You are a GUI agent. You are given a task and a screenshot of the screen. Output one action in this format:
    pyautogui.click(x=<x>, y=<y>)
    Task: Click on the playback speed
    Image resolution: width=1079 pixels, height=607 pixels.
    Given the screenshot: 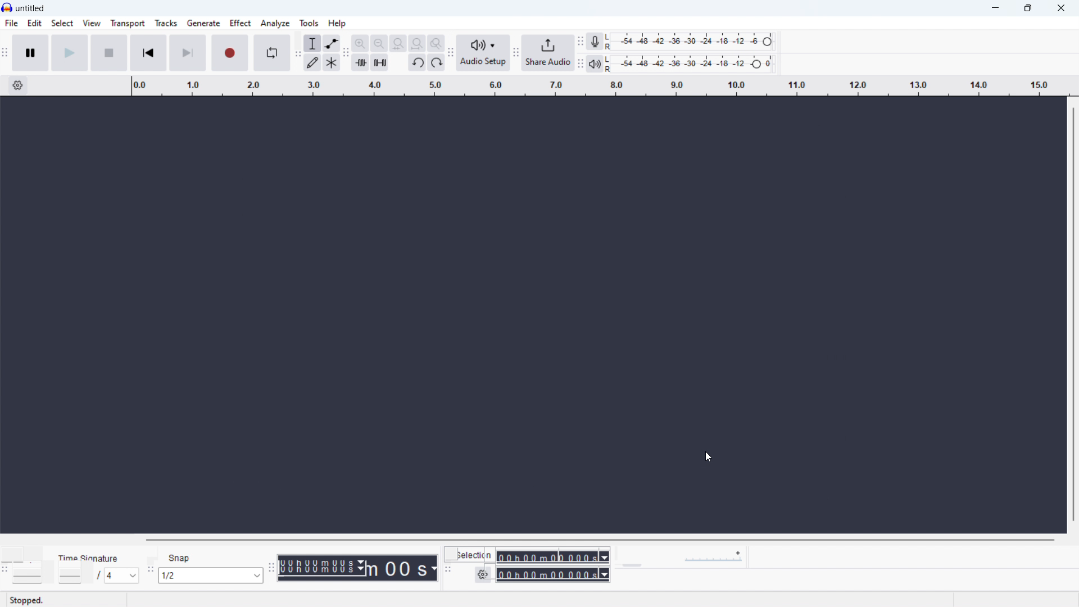 What is the action you would take?
    pyautogui.click(x=693, y=558)
    